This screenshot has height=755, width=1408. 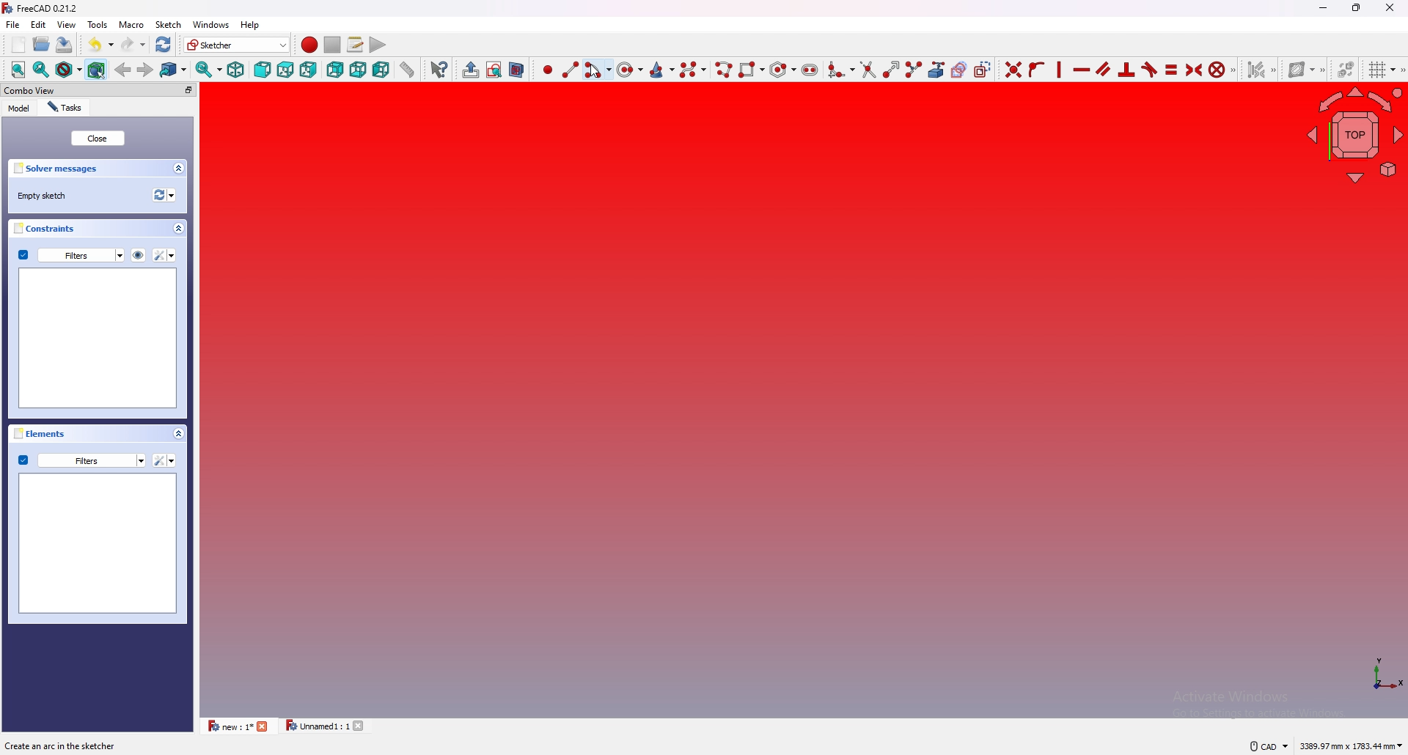 What do you see at coordinates (97, 138) in the screenshot?
I see `close` at bounding box center [97, 138].